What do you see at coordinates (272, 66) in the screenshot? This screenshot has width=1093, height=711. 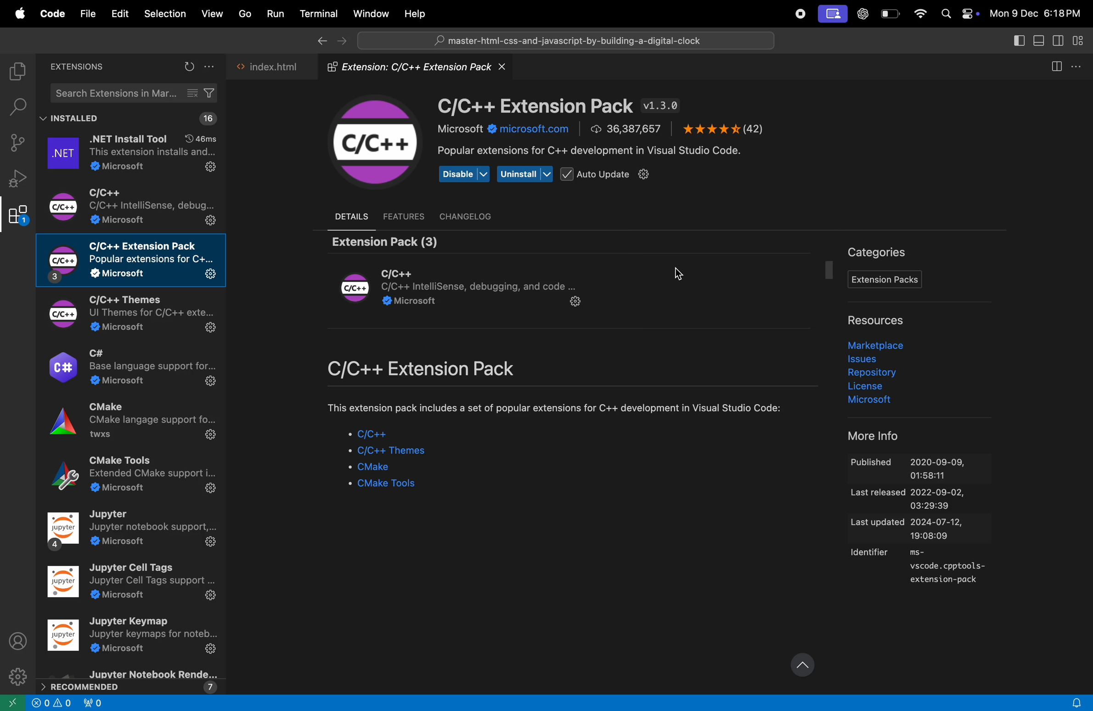 I see `index.html` at bounding box center [272, 66].